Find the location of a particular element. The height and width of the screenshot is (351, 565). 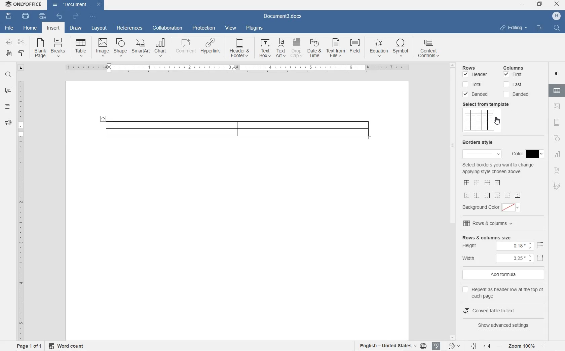

WORD COUNT is located at coordinates (67, 345).